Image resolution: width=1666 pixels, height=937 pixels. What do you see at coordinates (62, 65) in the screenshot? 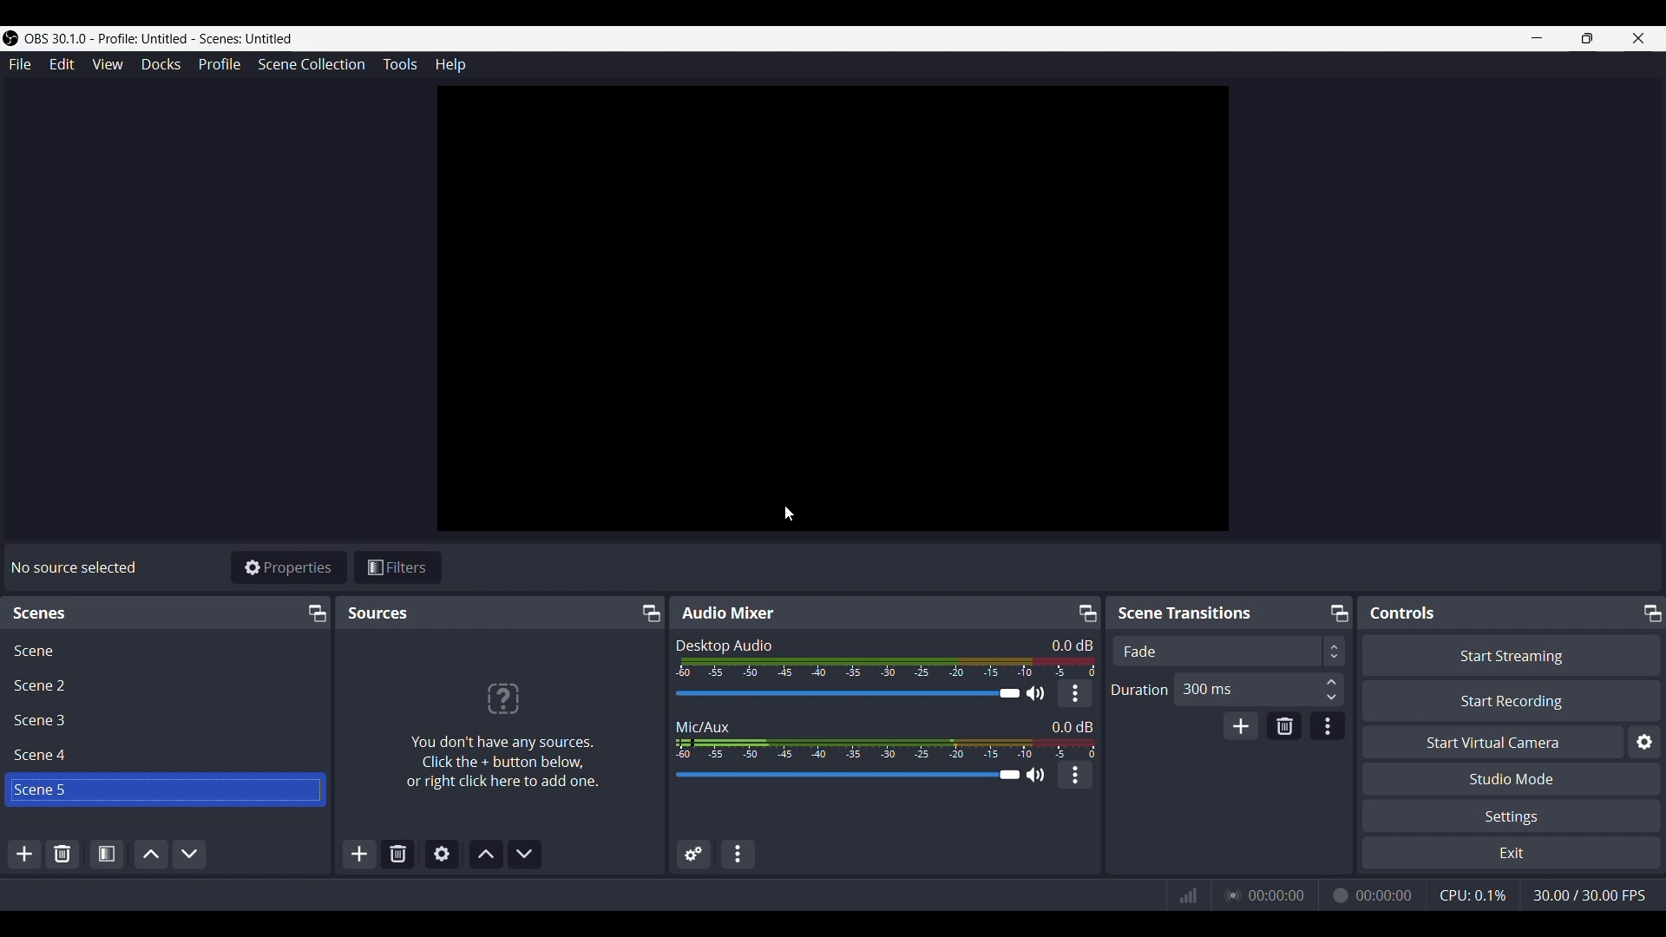
I see `Edit` at bounding box center [62, 65].